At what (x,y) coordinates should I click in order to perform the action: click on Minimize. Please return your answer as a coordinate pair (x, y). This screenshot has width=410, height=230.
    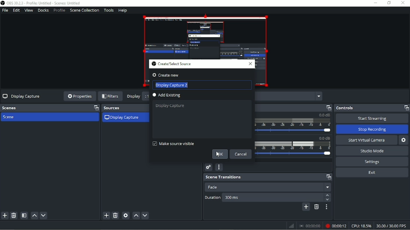
    Looking at the image, I should click on (375, 3).